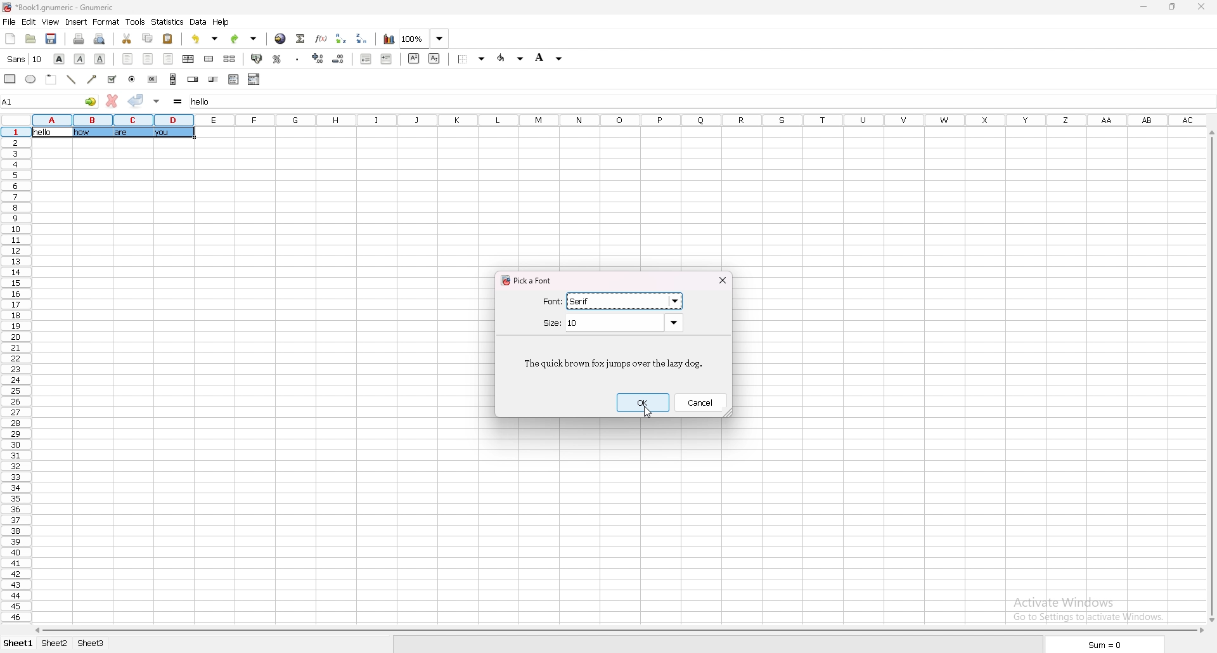 The image size is (1217, 653). What do you see at coordinates (342, 37) in the screenshot?
I see `sort ascending` at bounding box center [342, 37].